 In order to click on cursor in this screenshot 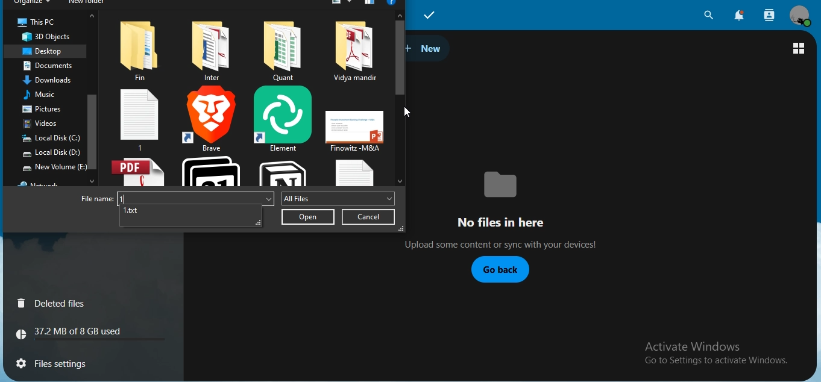, I will do `click(407, 113)`.